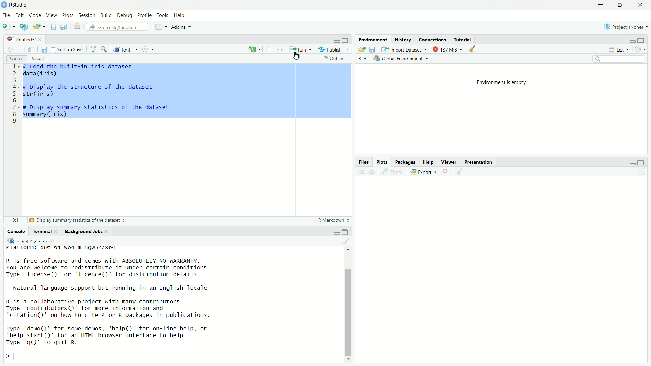  What do you see at coordinates (281, 49) in the screenshot?
I see `Go to next section` at bounding box center [281, 49].